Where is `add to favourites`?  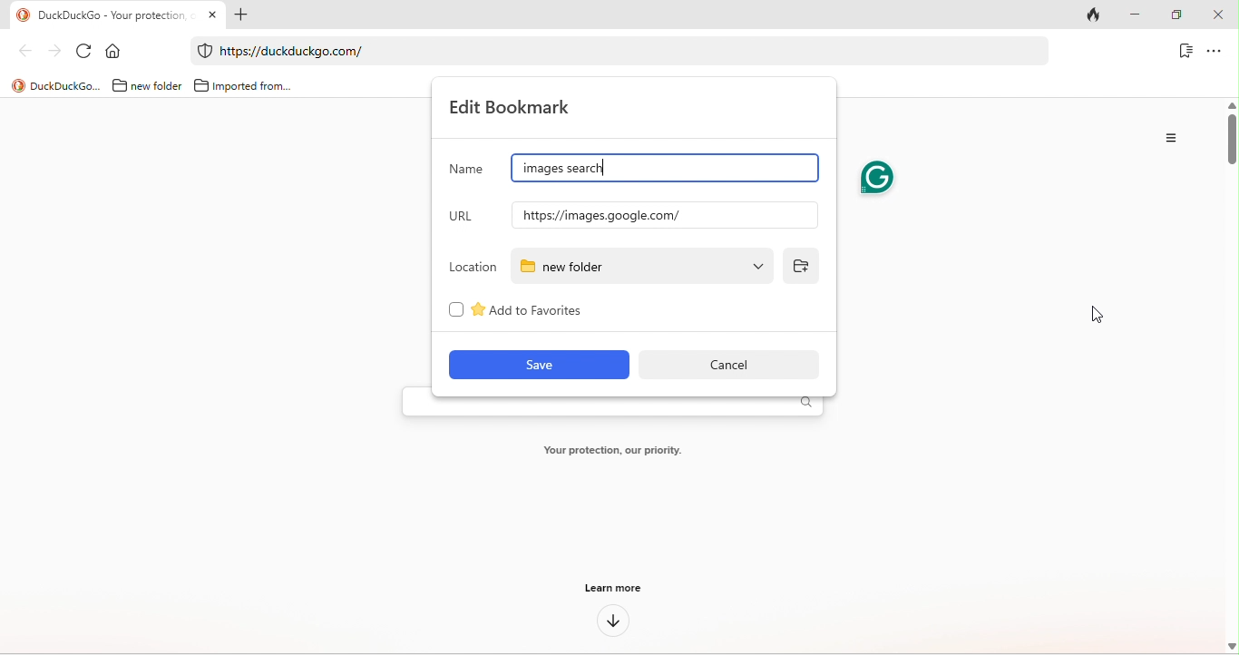
add to favourites is located at coordinates (559, 313).